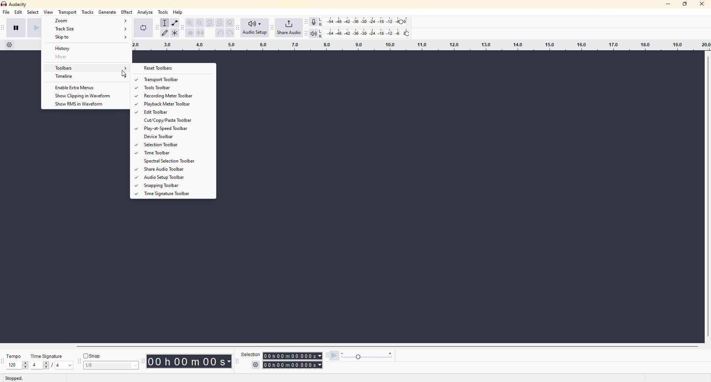 This screenshot has height=382, width=711. I want to click on effect, so click(127, 12).